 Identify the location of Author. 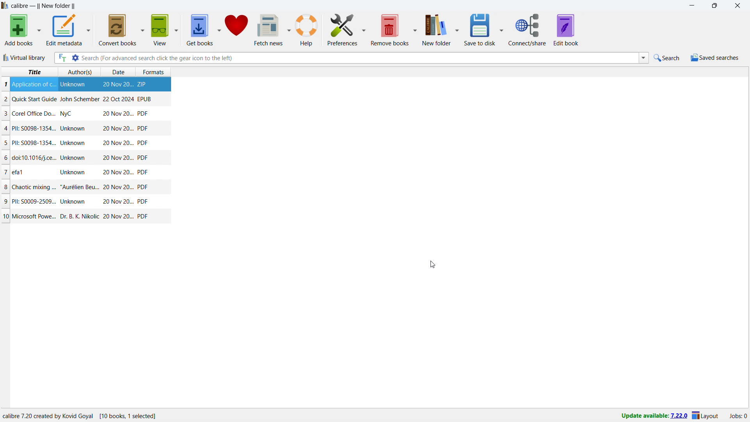
(79, 99).